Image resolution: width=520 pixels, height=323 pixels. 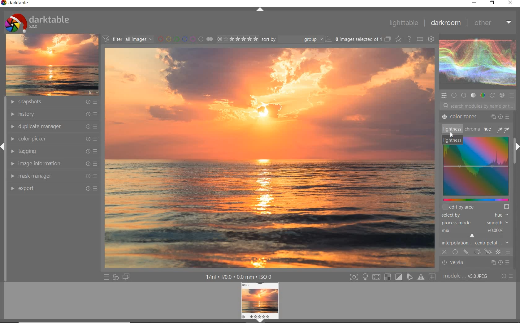 I want to click on COLLAPSE GROUPED IMAGES, so click(x=387, y=39).